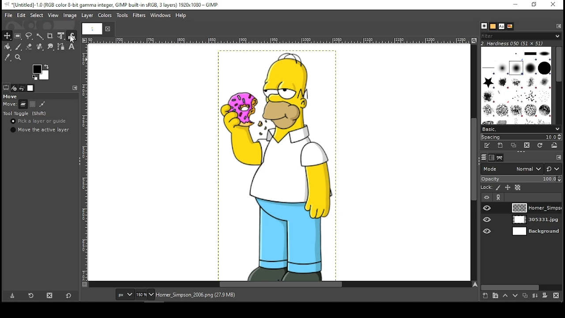 The height and width of the screenshot is (318, 565). What do you see at coordinates (521, 179) in the screenshot?
I see `opacity` at bounding box center [521, 179].